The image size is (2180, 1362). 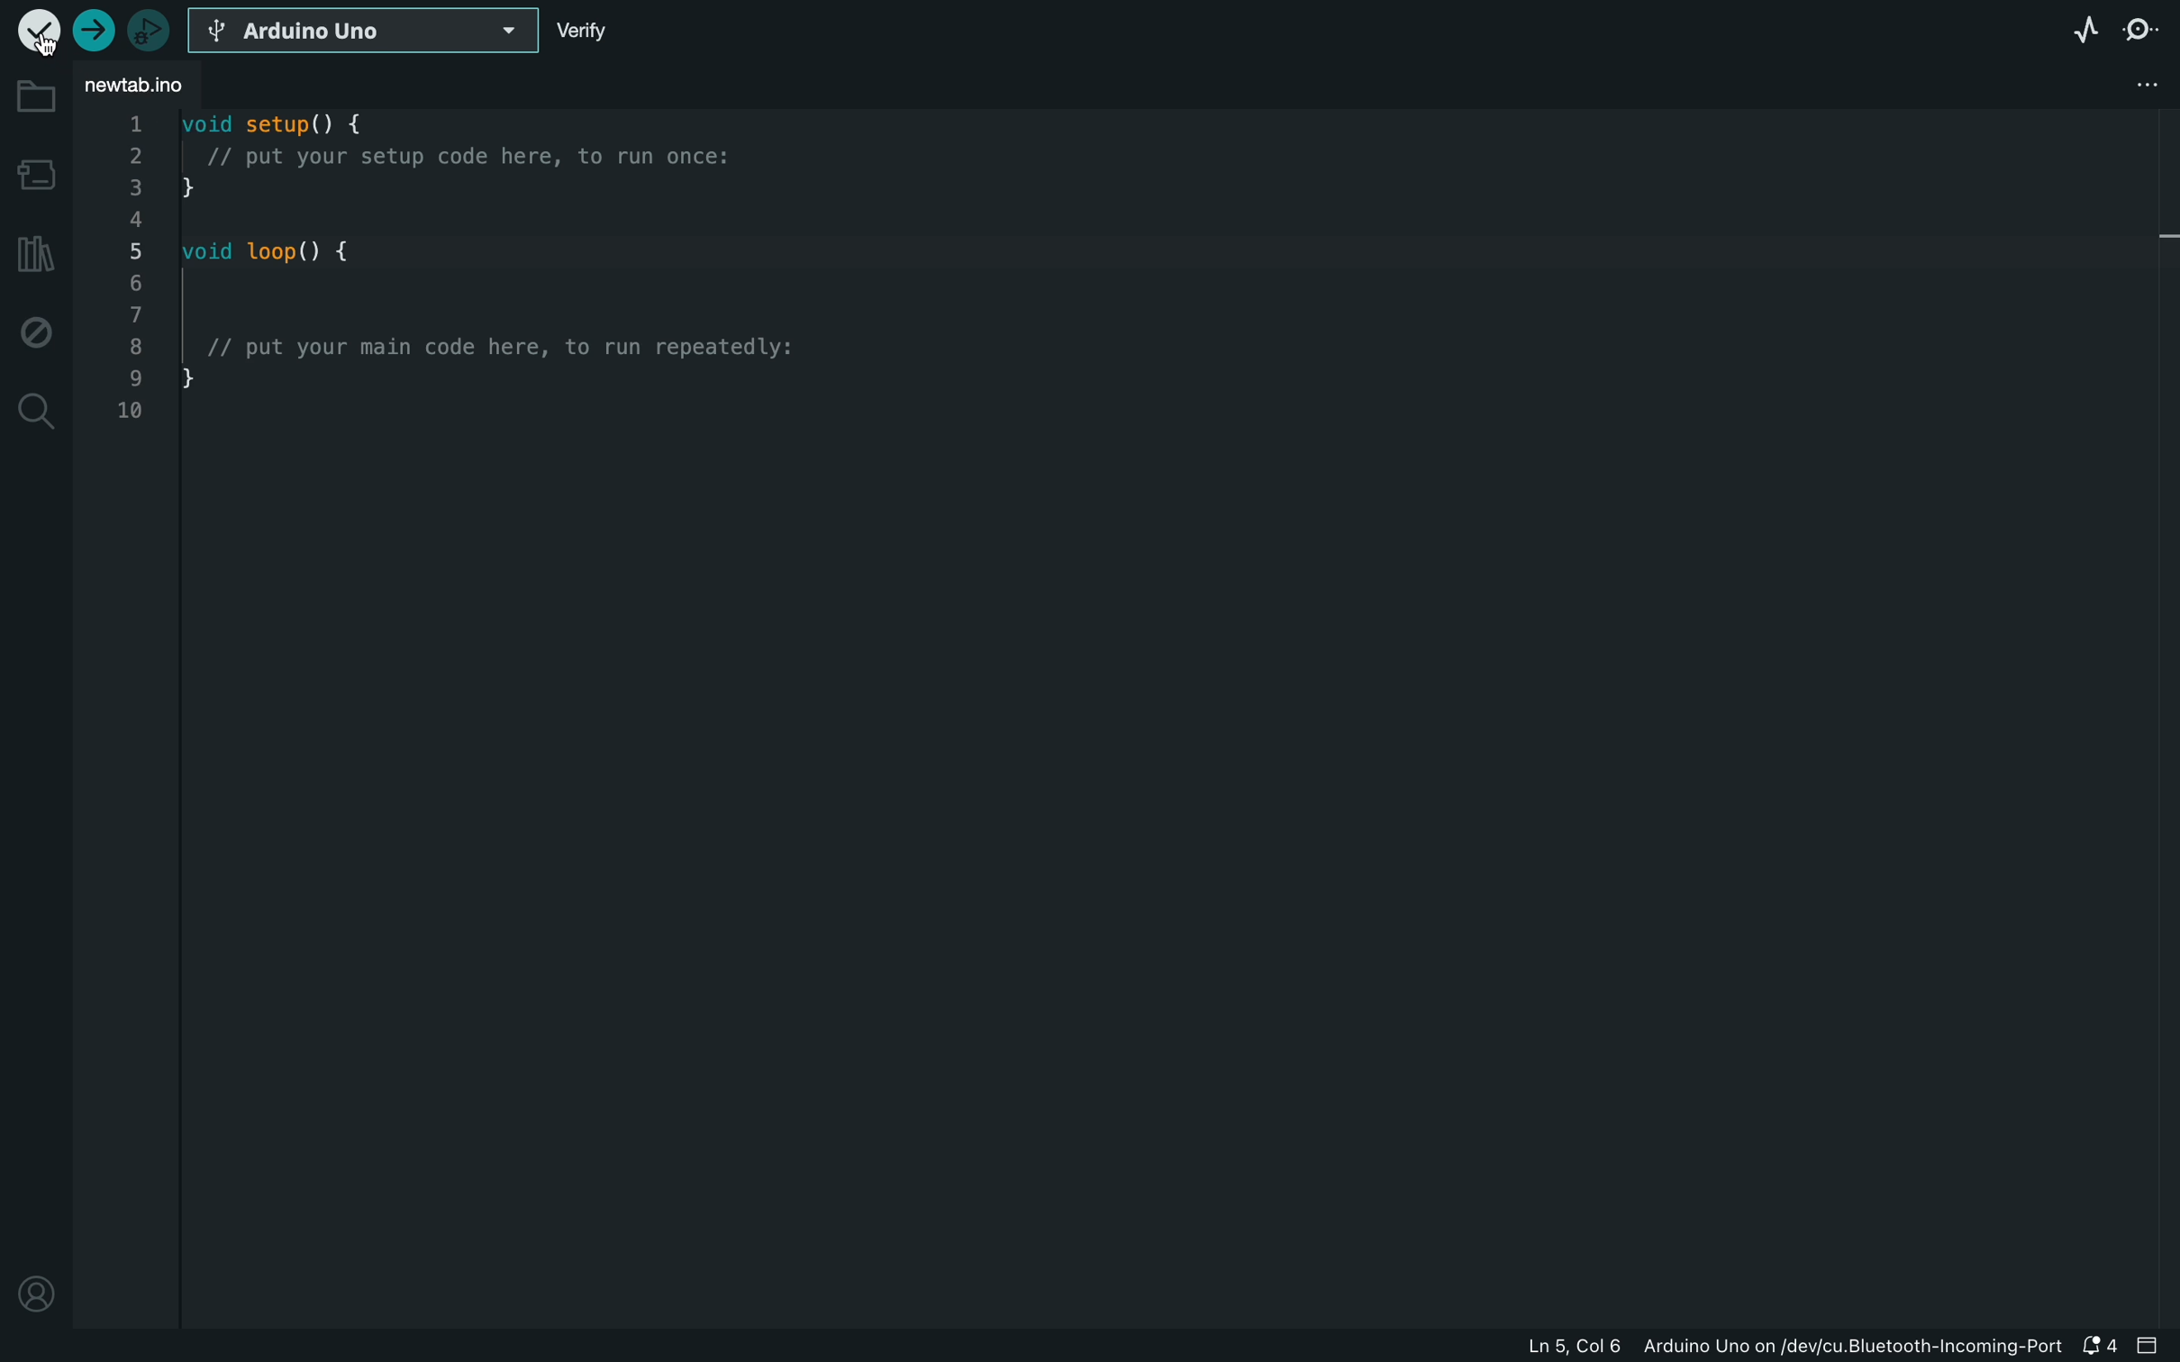 What do you see at coordinates (488, 315) in the screenshot?
I see `code` at bounding box center [488, 315].